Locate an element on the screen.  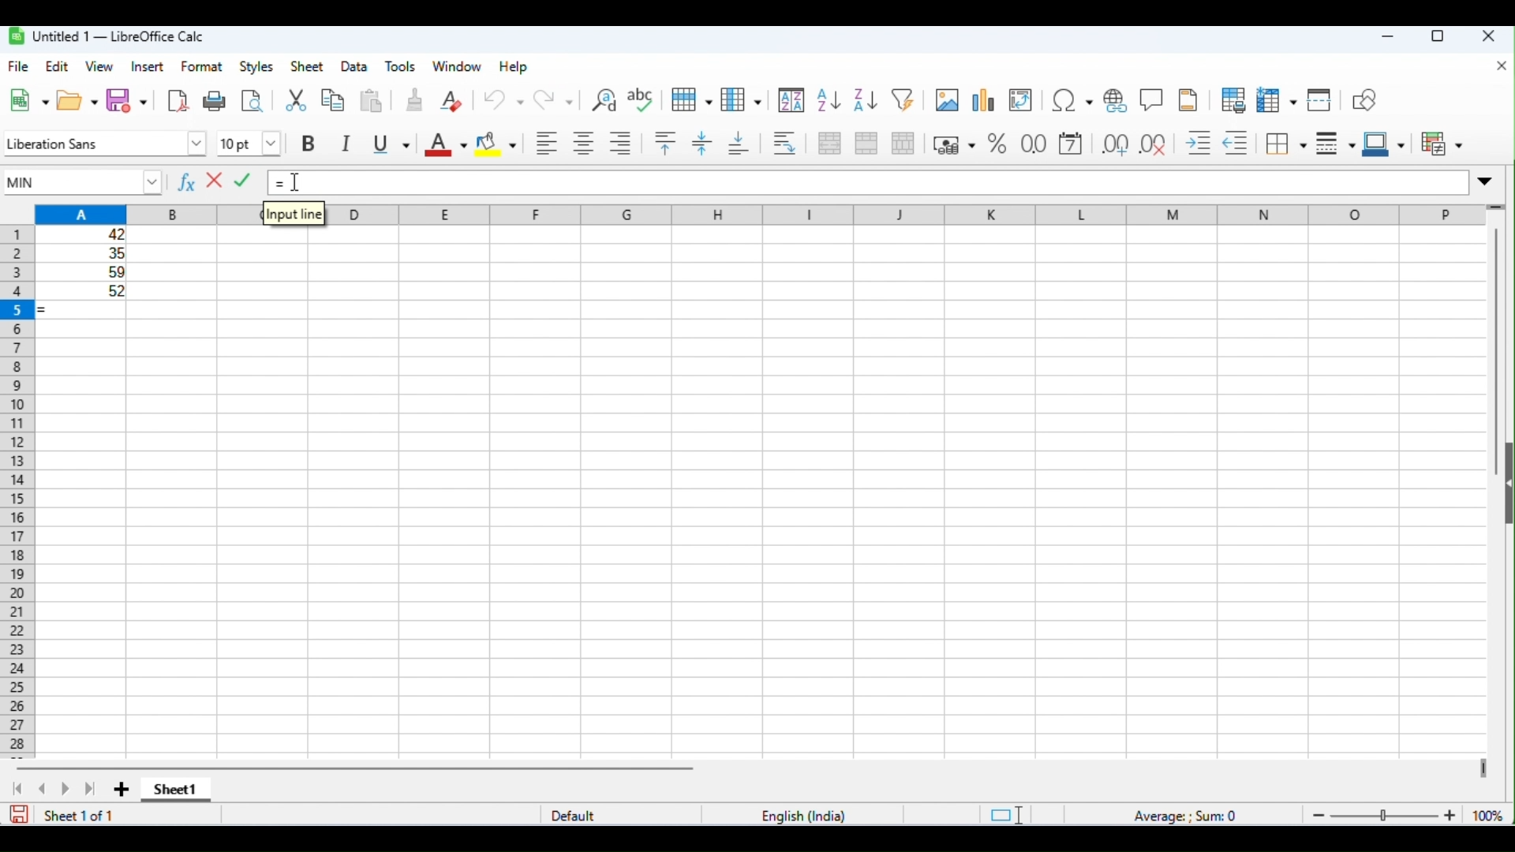
vertical scroll bar is located at coordinates (1494, 353).